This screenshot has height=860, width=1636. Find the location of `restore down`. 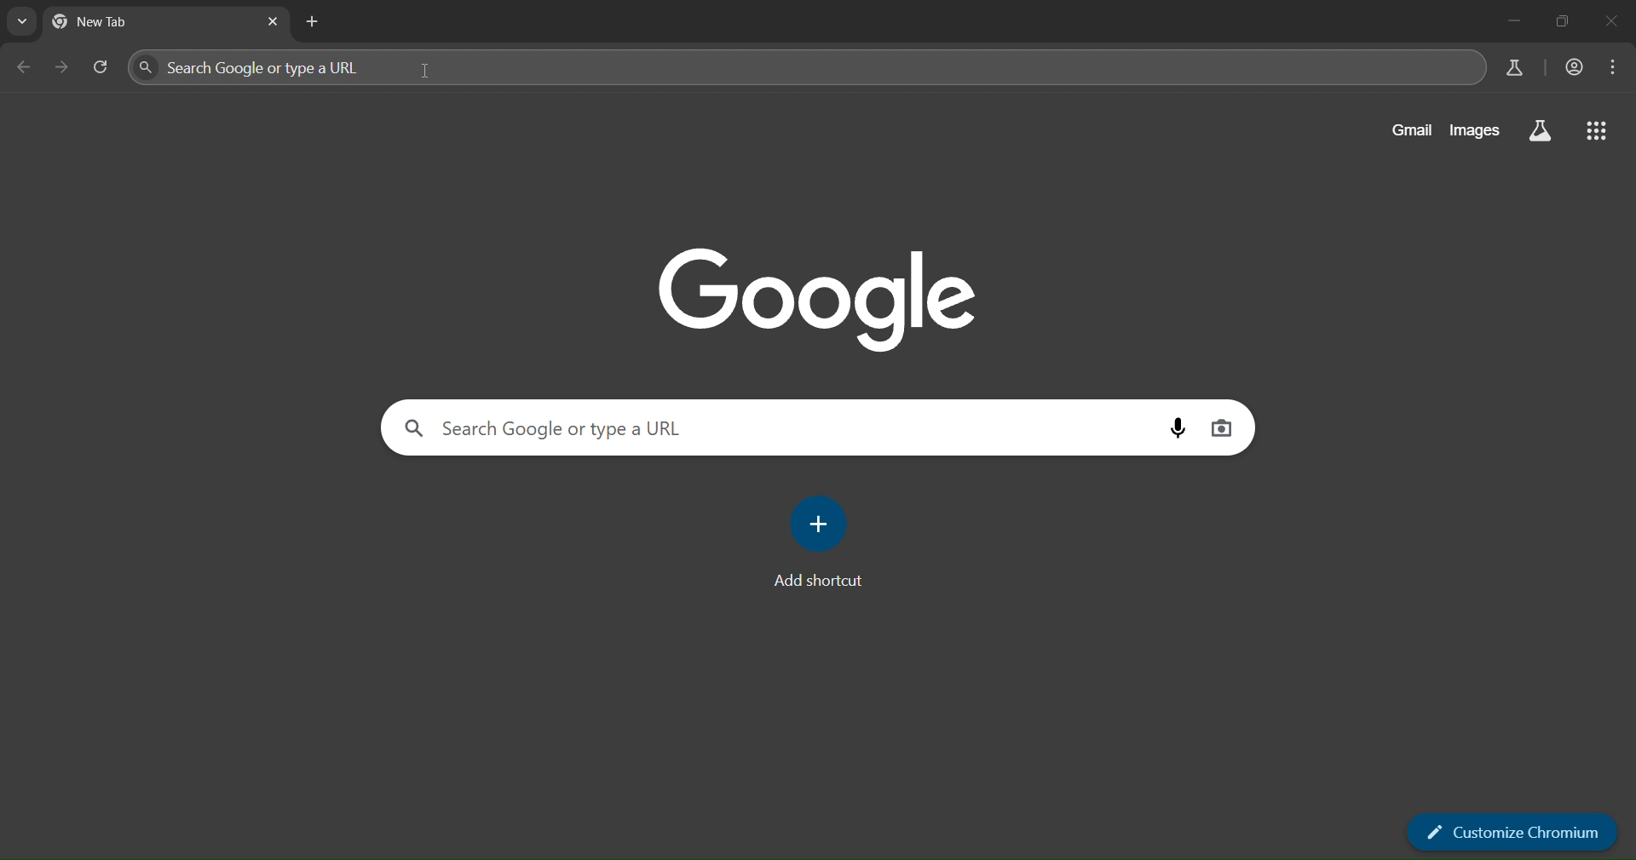

restore down is located at coordinates (1561, 21).